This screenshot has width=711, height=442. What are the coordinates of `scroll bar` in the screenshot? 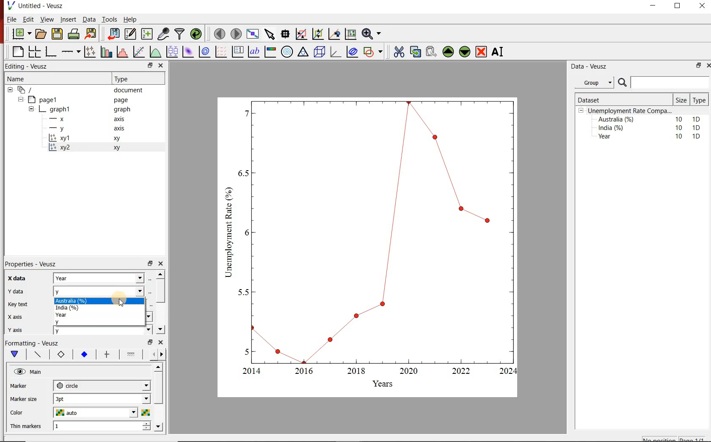 It's located at (159, 395).